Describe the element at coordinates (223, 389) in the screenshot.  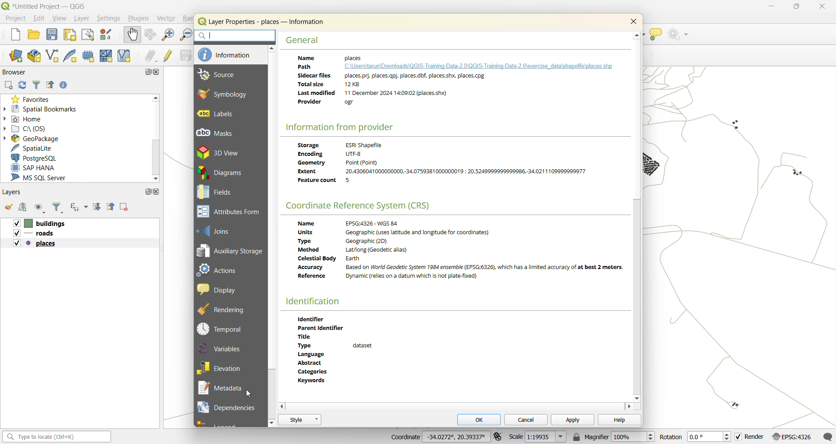
I see `metadata` at that location.